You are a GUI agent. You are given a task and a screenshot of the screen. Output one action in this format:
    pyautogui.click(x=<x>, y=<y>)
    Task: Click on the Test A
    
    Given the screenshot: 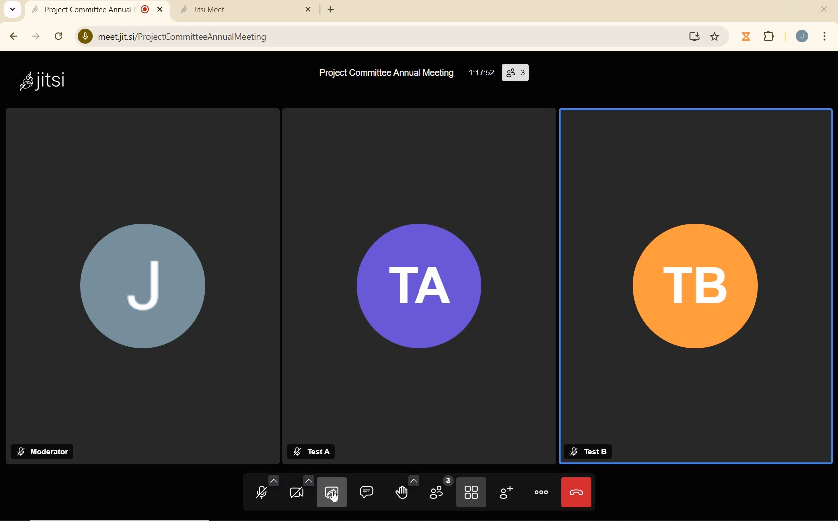 What is the action you would take?
    pyautogui.click(x=316, y=452)
    